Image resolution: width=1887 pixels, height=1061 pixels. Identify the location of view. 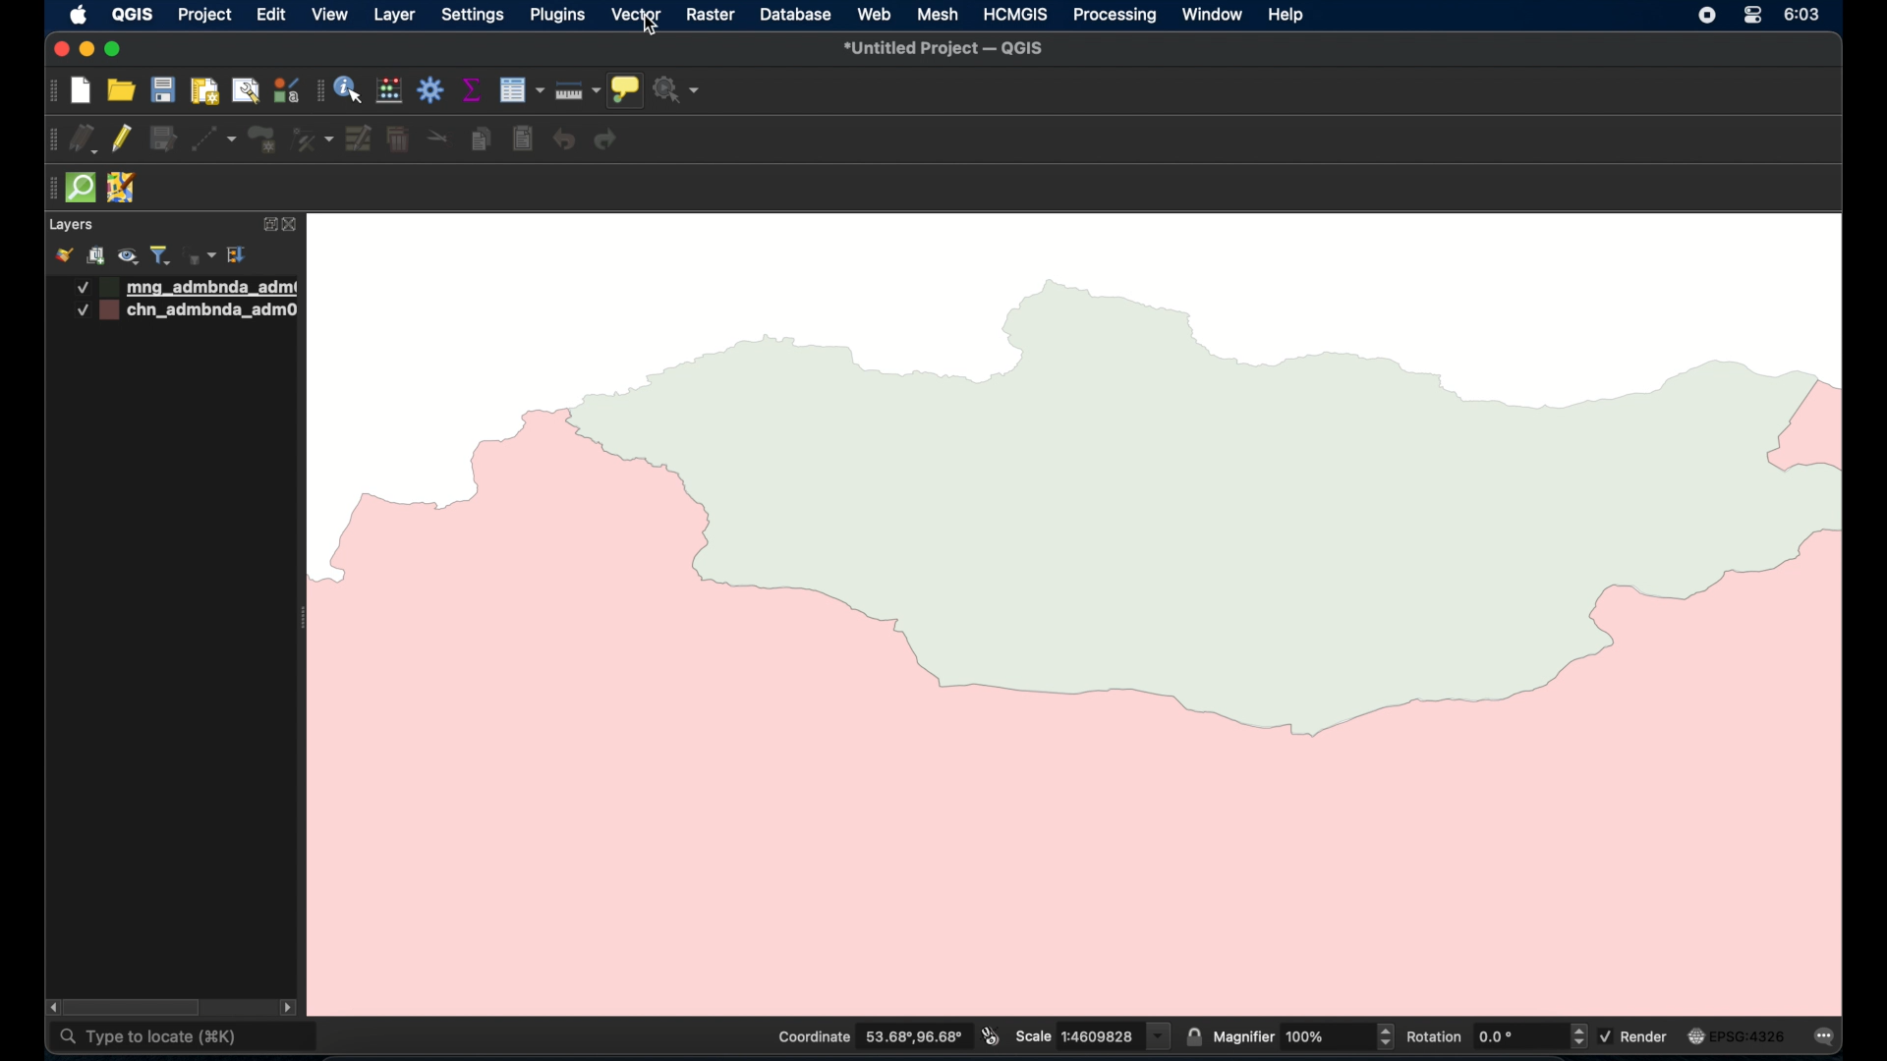
(330, 14).